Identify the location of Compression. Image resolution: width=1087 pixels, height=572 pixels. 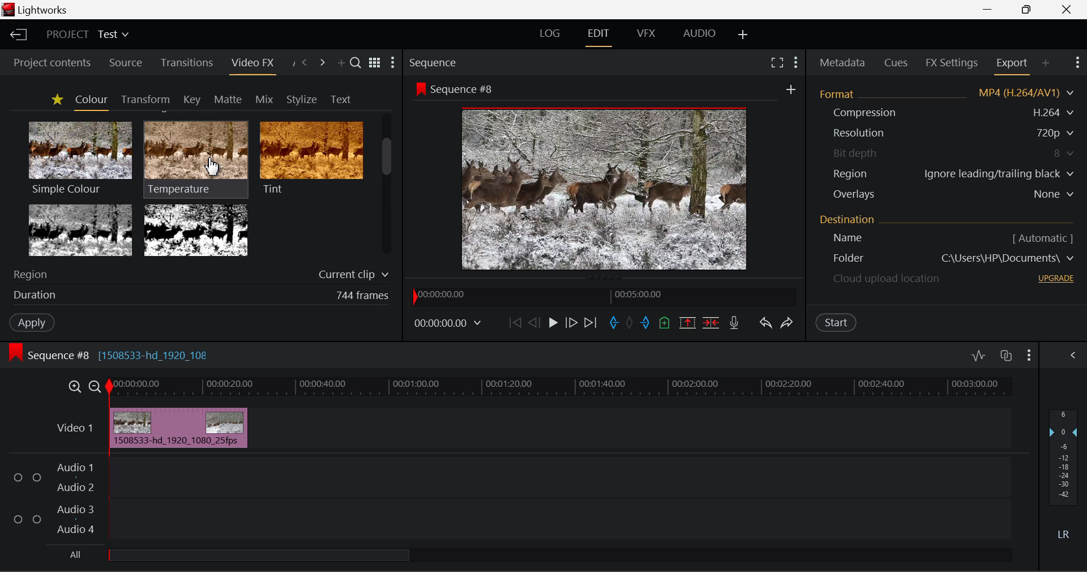
(863, 113).